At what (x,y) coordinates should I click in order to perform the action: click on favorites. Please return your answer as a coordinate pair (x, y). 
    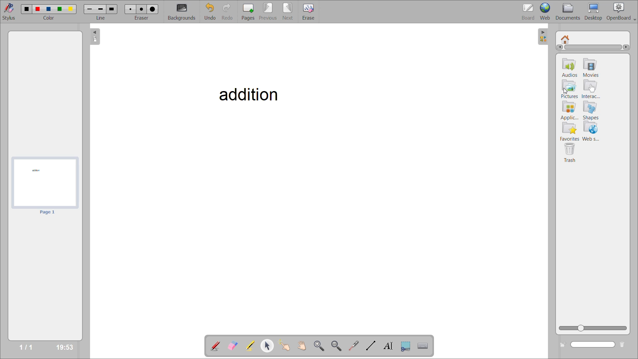
    Looking at the image, I should click on (570, 132).